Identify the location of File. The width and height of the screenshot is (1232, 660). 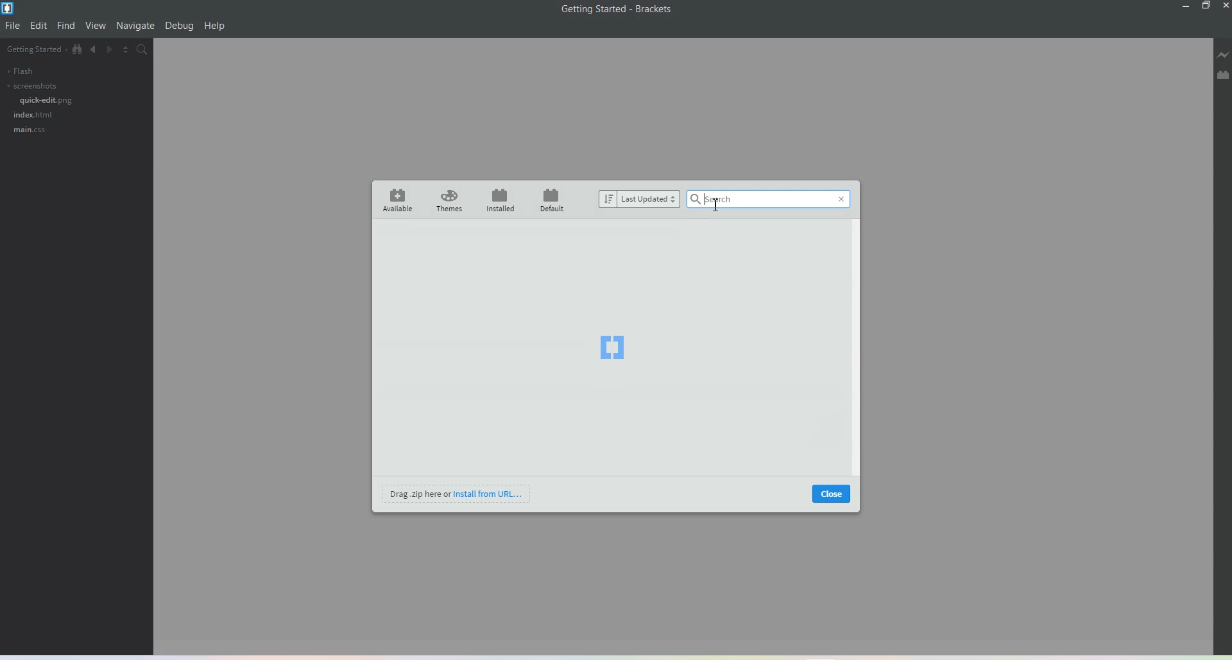
(13, 26).